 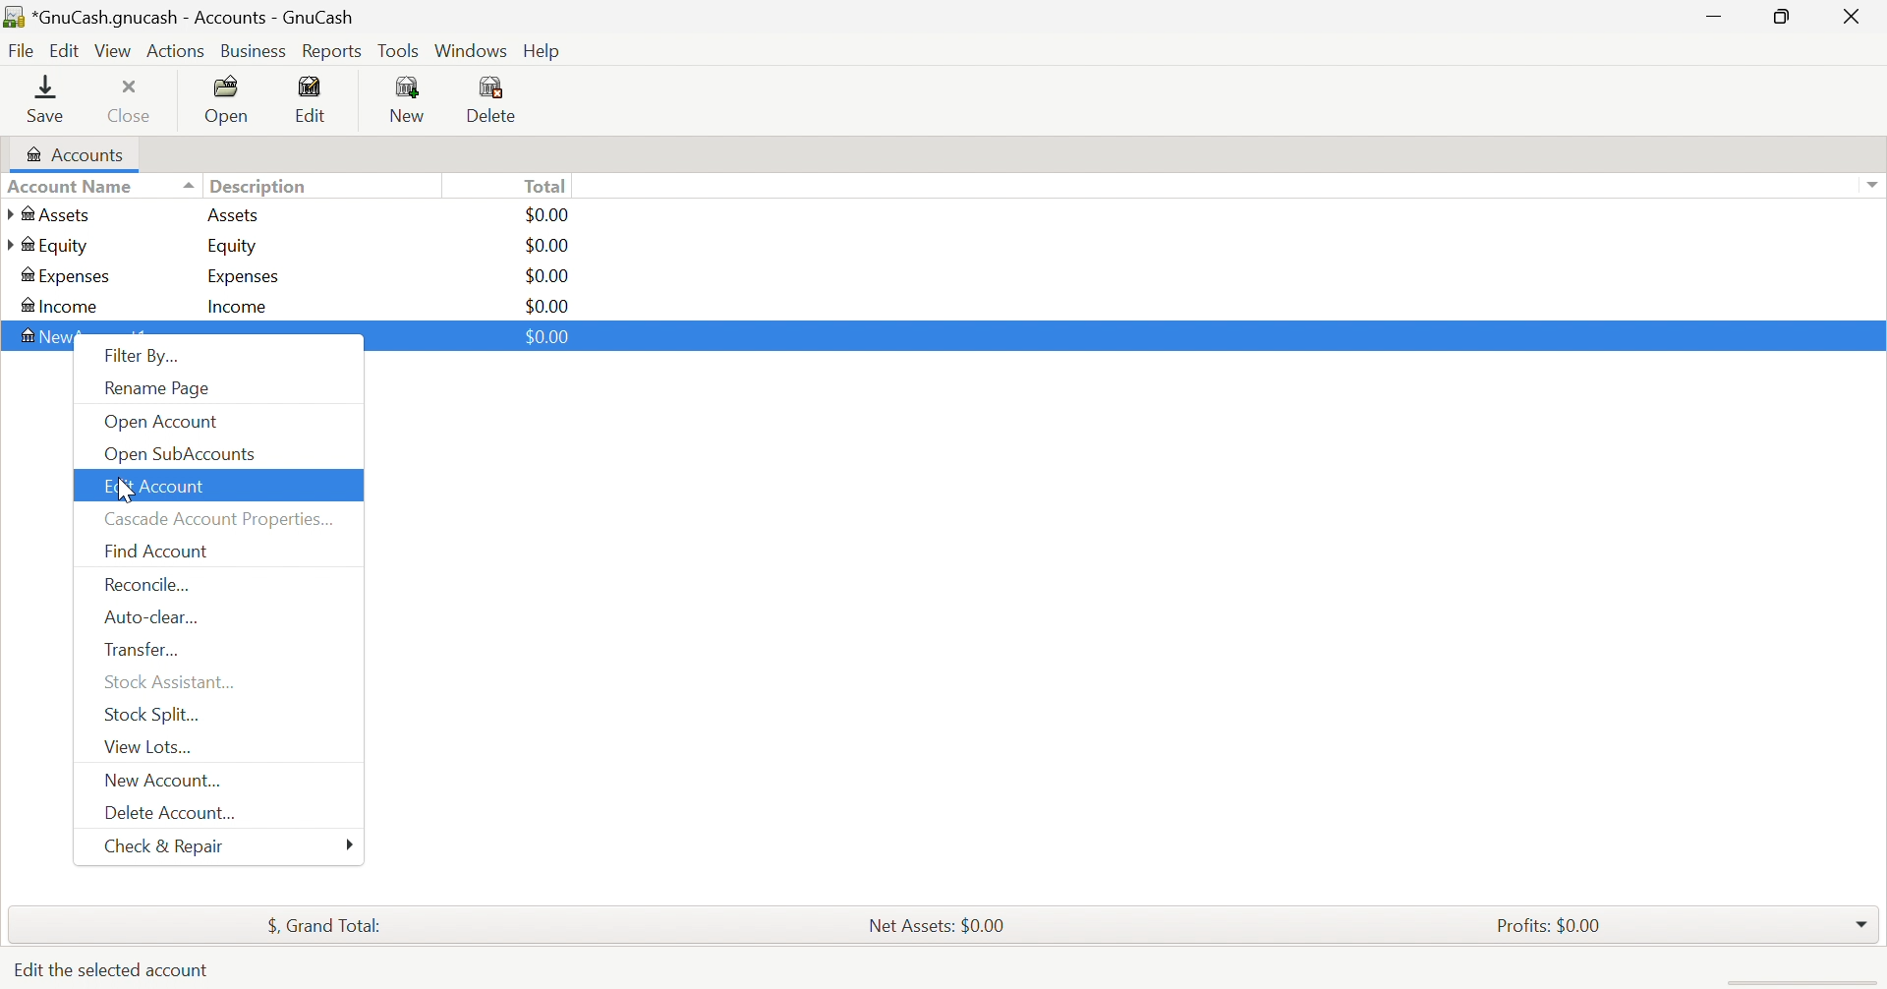 I want to click on $0.00, so click(x=549, y=274).